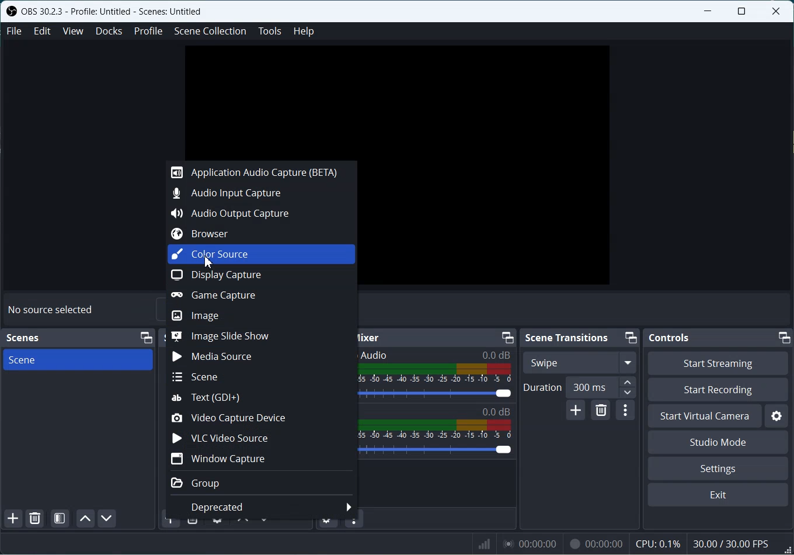 The image size is (794, 555). Describe the element at coordinates (262, 315) in the screenshot. I see `Image` at that location.